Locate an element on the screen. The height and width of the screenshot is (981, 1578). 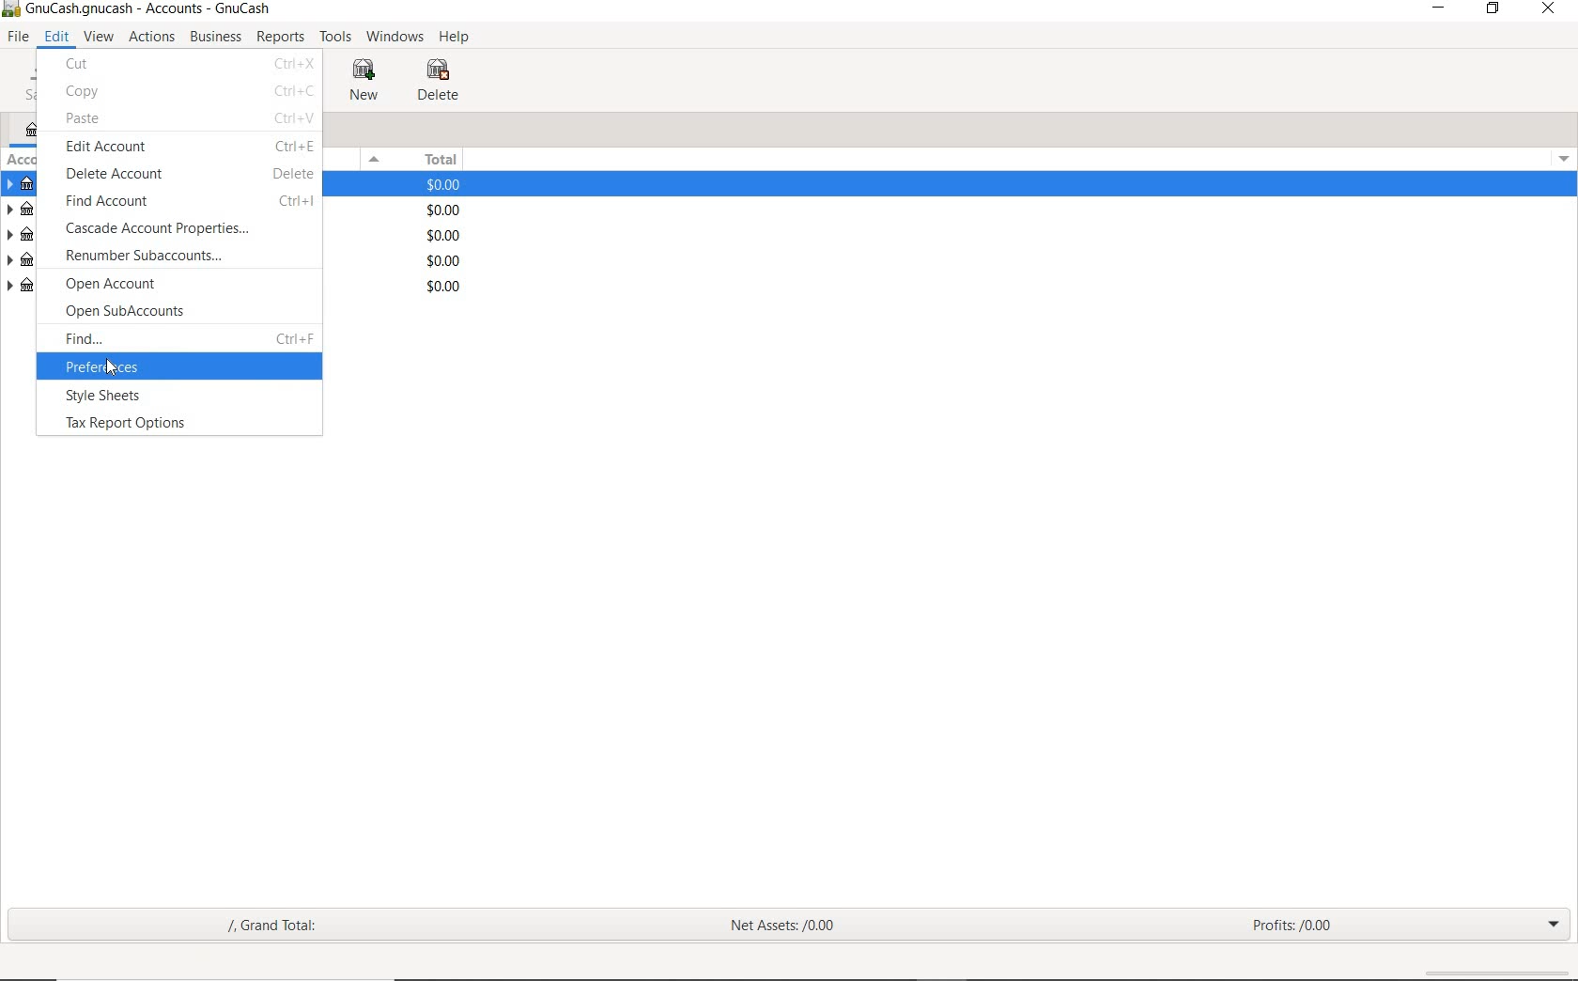
edit account is located at coordinates (103, 148).